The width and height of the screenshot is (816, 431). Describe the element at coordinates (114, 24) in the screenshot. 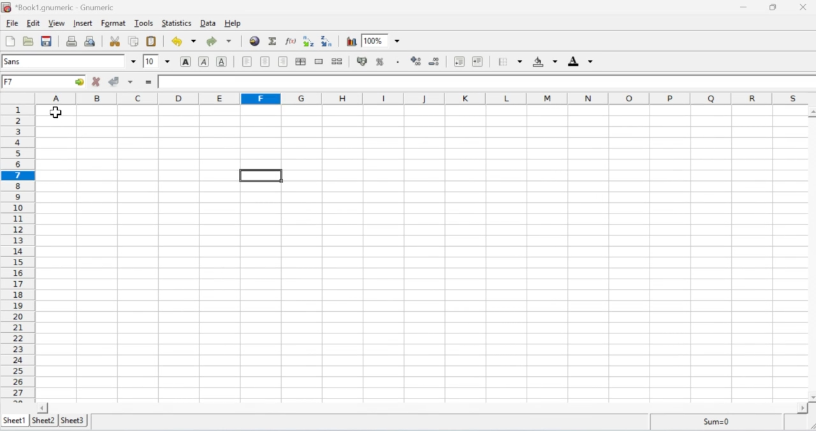

I see `Format` at that location.